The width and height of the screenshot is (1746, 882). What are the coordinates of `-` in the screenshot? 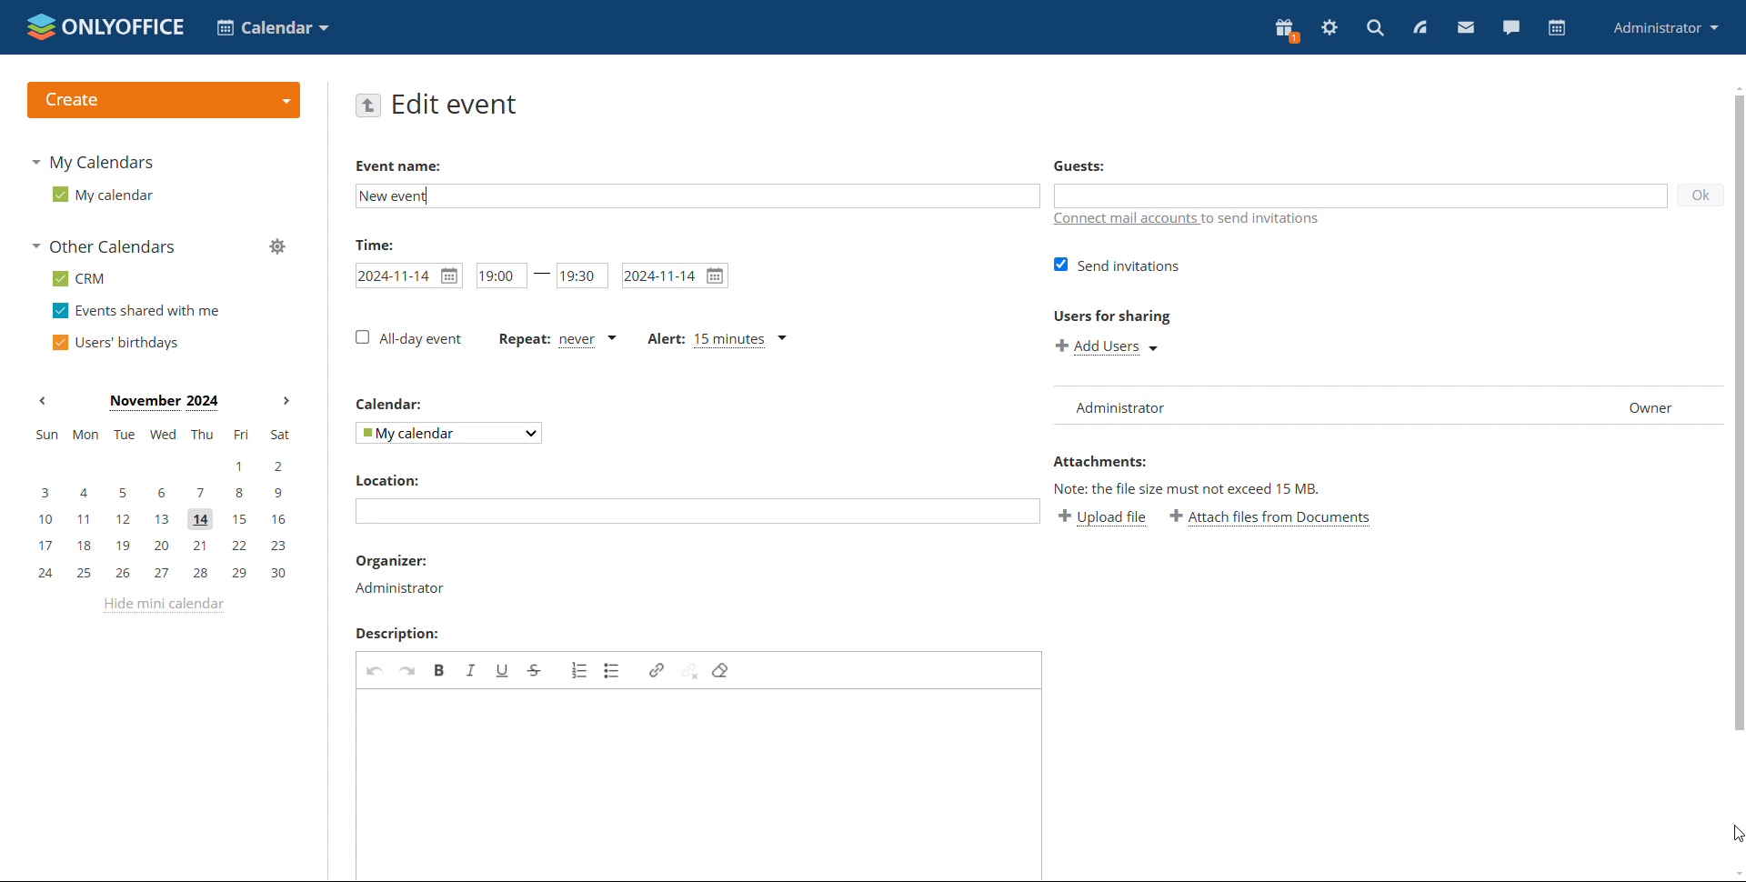 It's located at (544, 276).